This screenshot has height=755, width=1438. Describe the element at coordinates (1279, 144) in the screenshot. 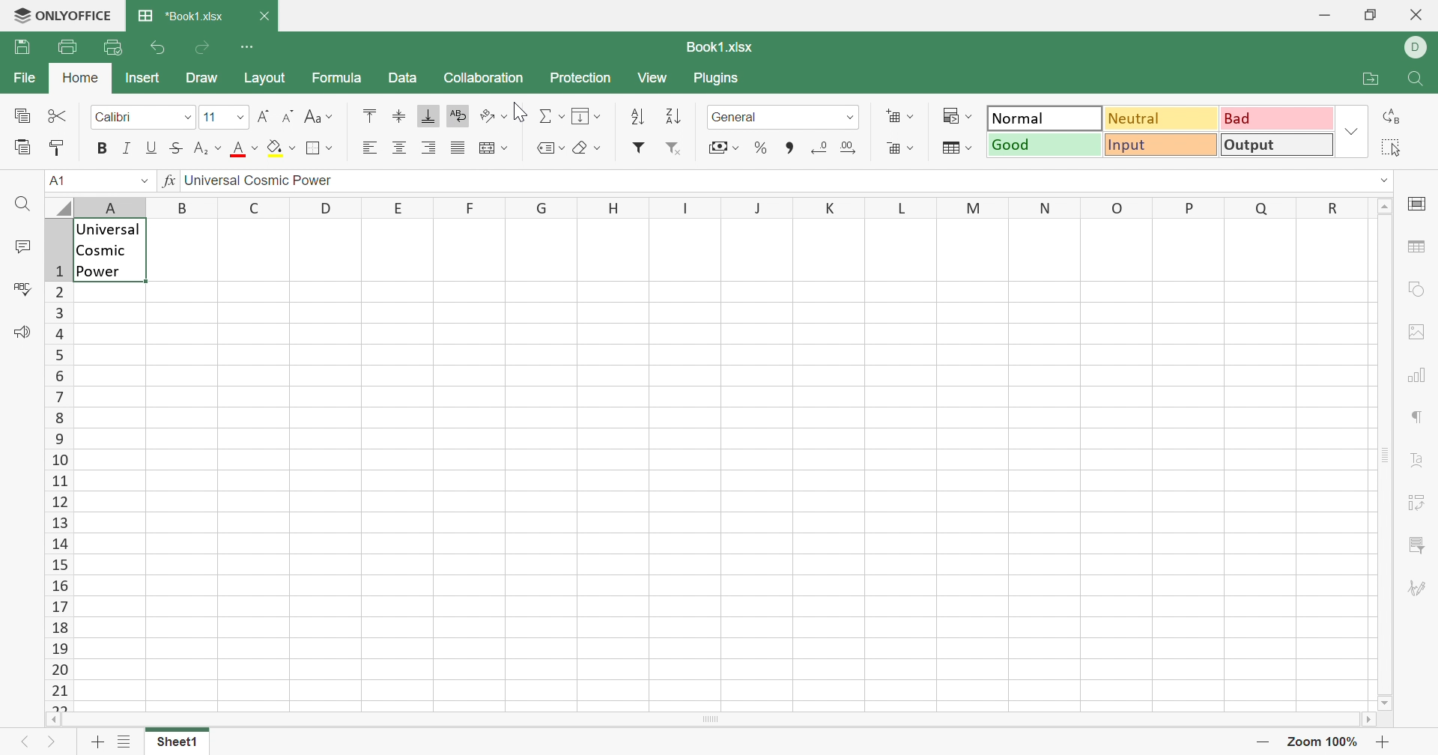

I see `Output` at that location.